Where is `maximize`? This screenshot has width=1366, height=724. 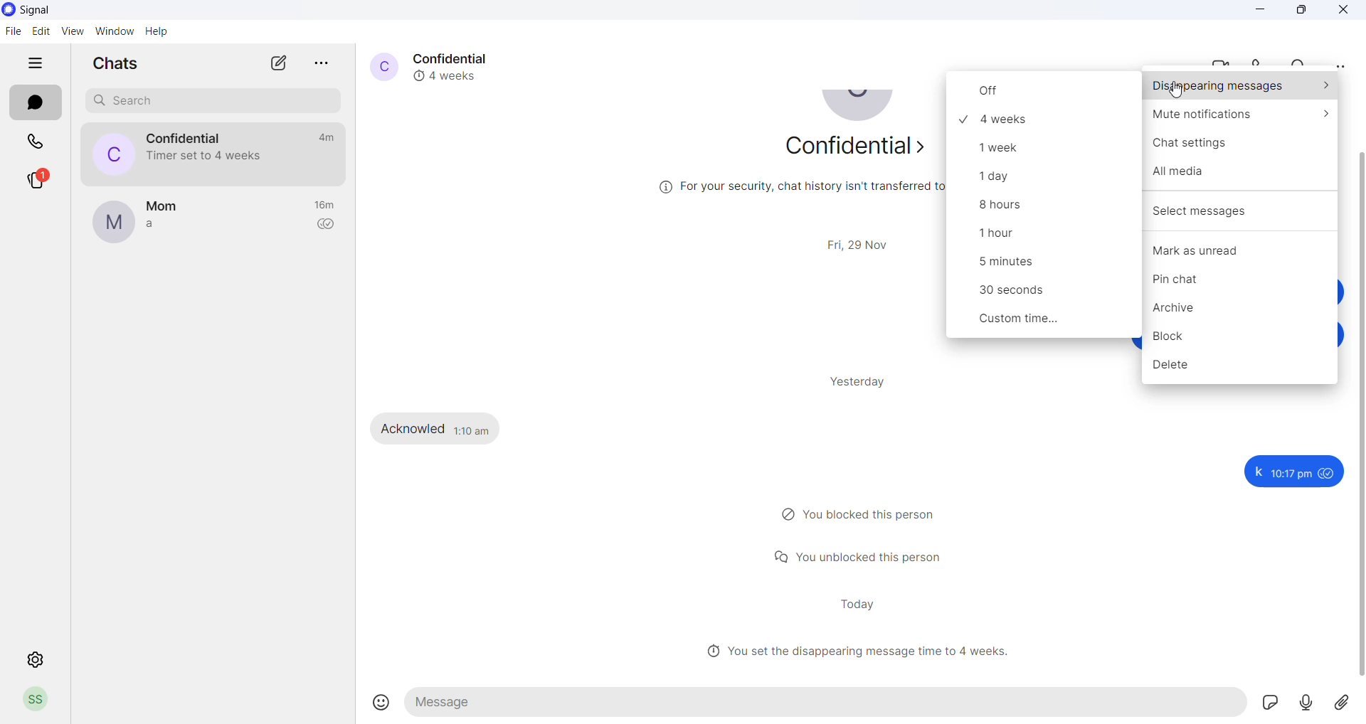 maximize is located at coordinates (1303, 11).